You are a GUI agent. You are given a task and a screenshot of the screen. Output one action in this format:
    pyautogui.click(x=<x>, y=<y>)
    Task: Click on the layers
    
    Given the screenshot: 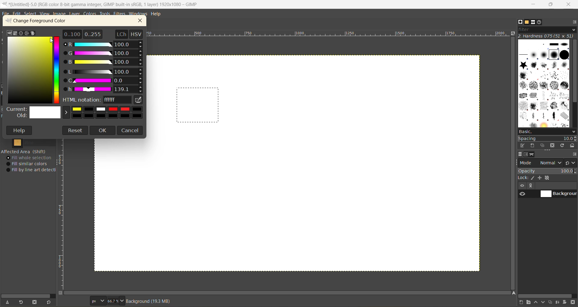 What is the action you would take?
    pyautogui.click(x=521, y=155)
    